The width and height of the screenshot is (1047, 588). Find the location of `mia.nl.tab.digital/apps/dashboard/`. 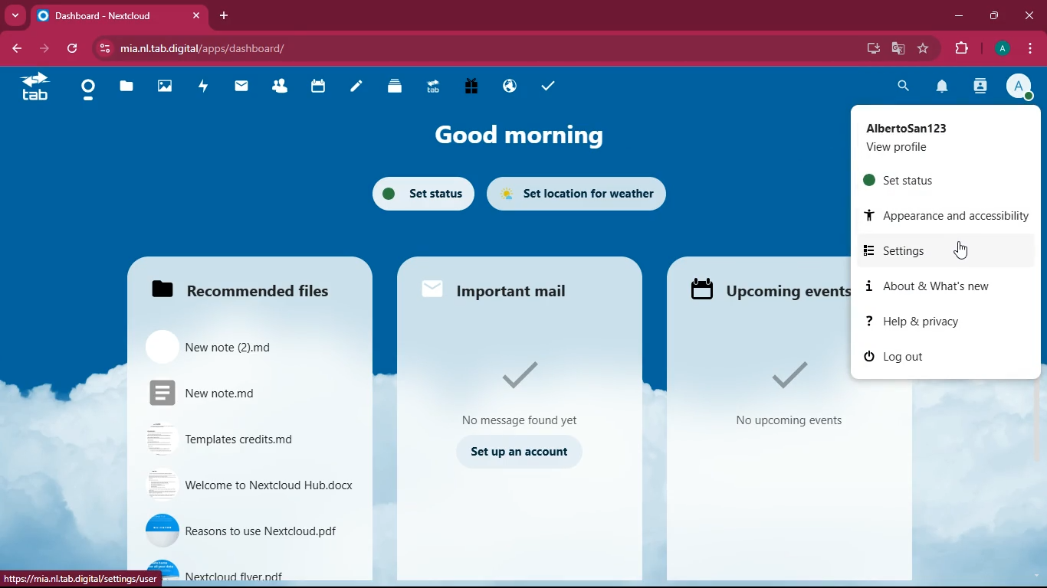

mia.nl.tab.digital/apps/dashboard/ is located at coordinates (217, 48).